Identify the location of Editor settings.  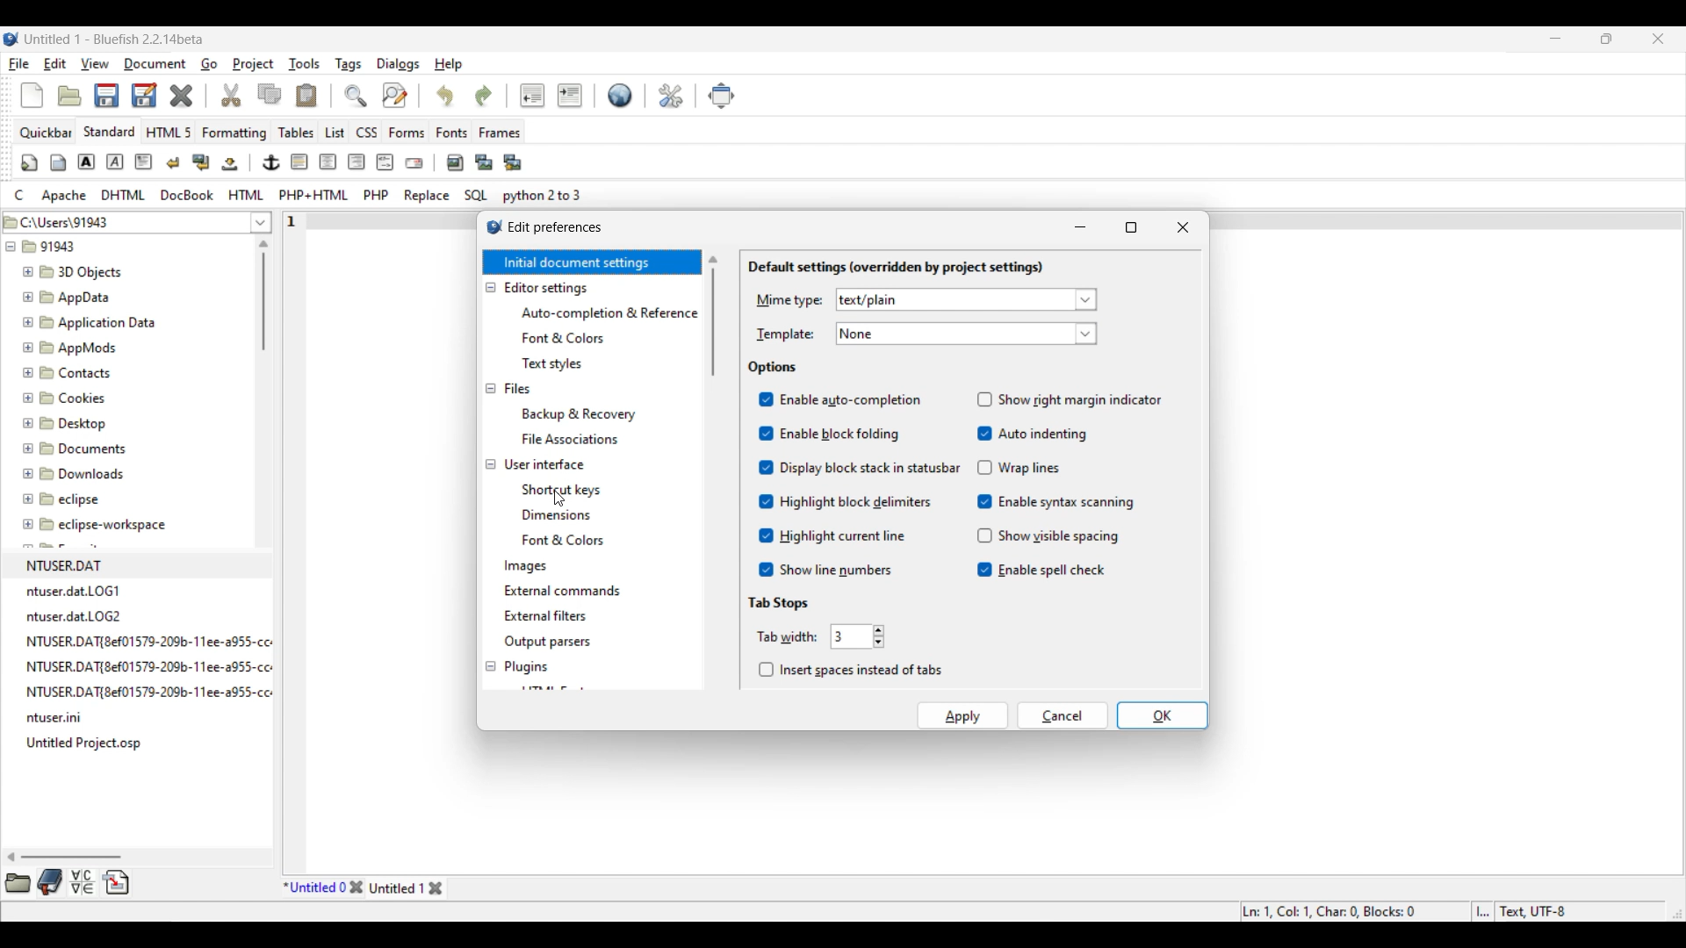
(547, 289).